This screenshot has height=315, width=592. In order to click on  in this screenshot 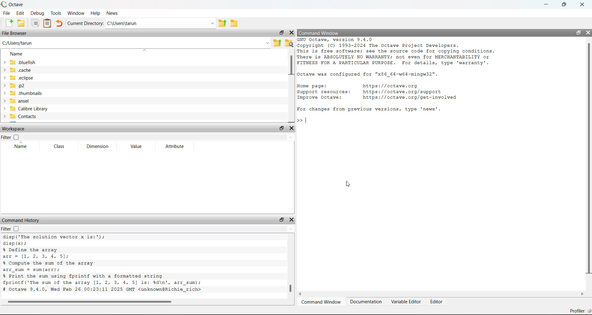, I will do `click(91, 301)`.